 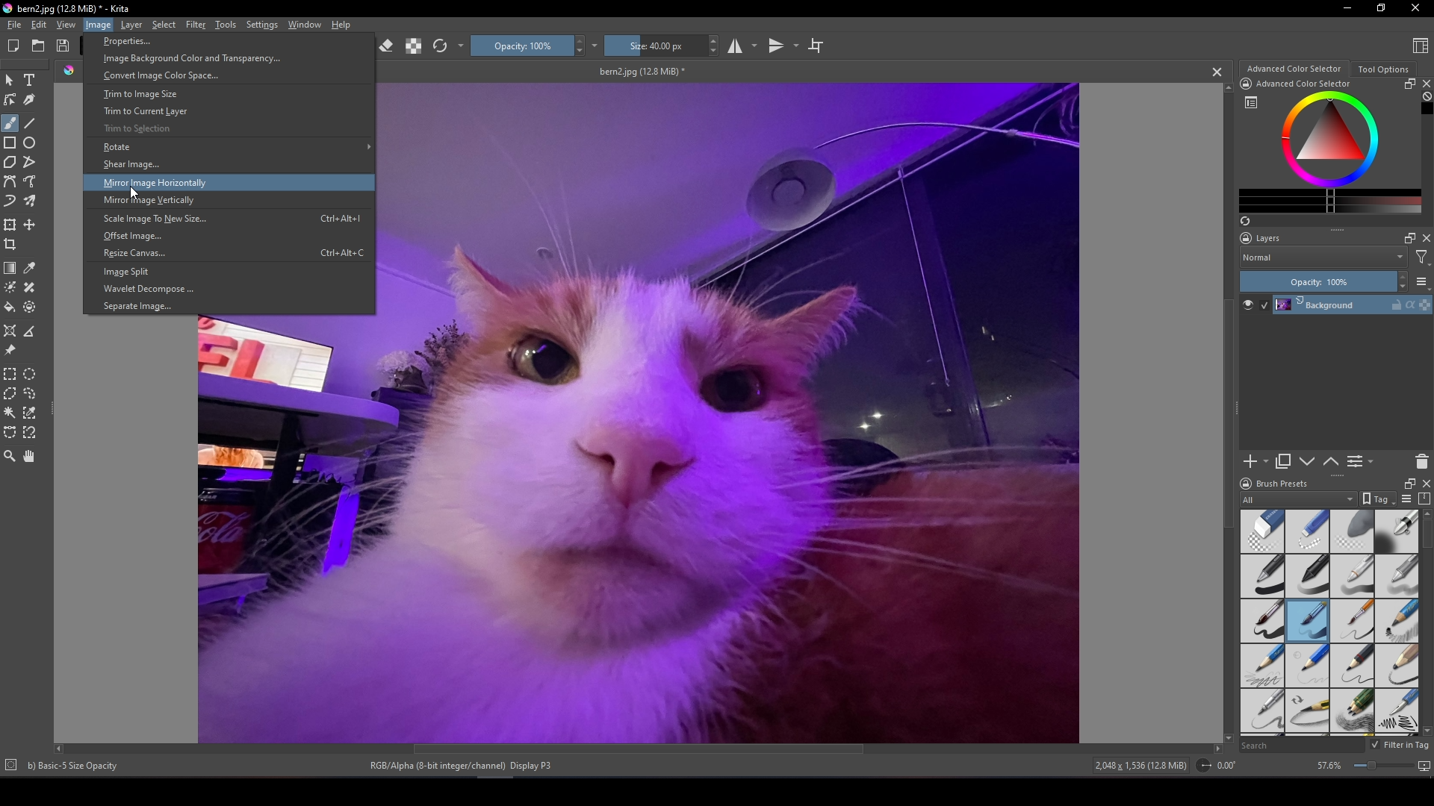 I want to click on Layer, so click(x=131, y=25).